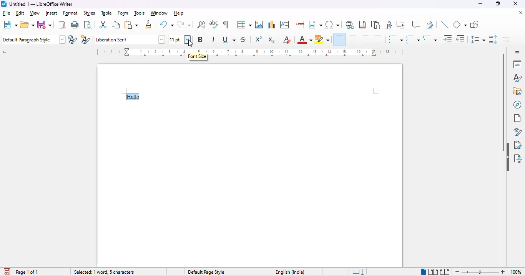 The height and width of the screenshot is (276, 525). I want to click on view, so click(35, 13).